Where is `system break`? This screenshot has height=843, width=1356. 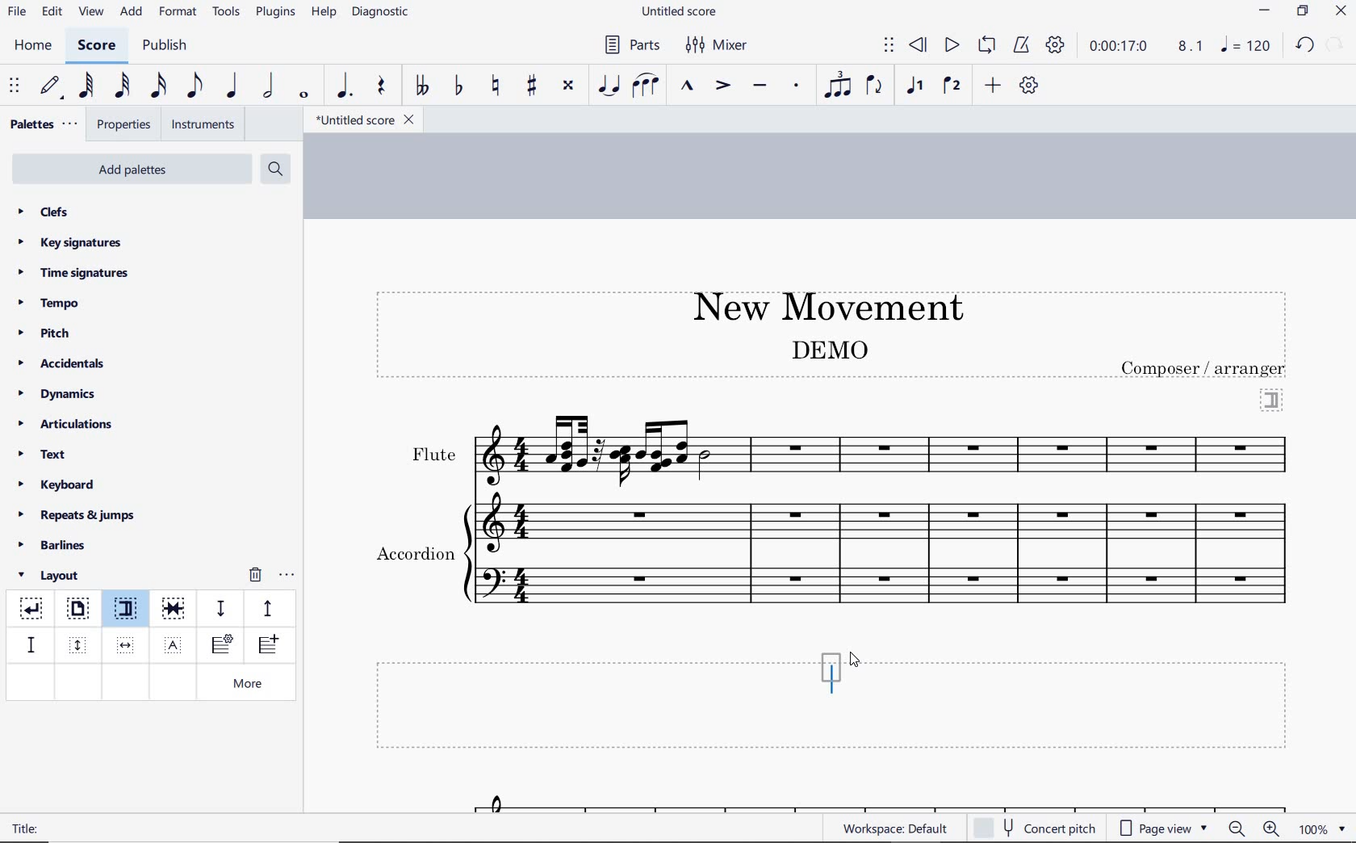 system break is located at coordinates (32, 606).